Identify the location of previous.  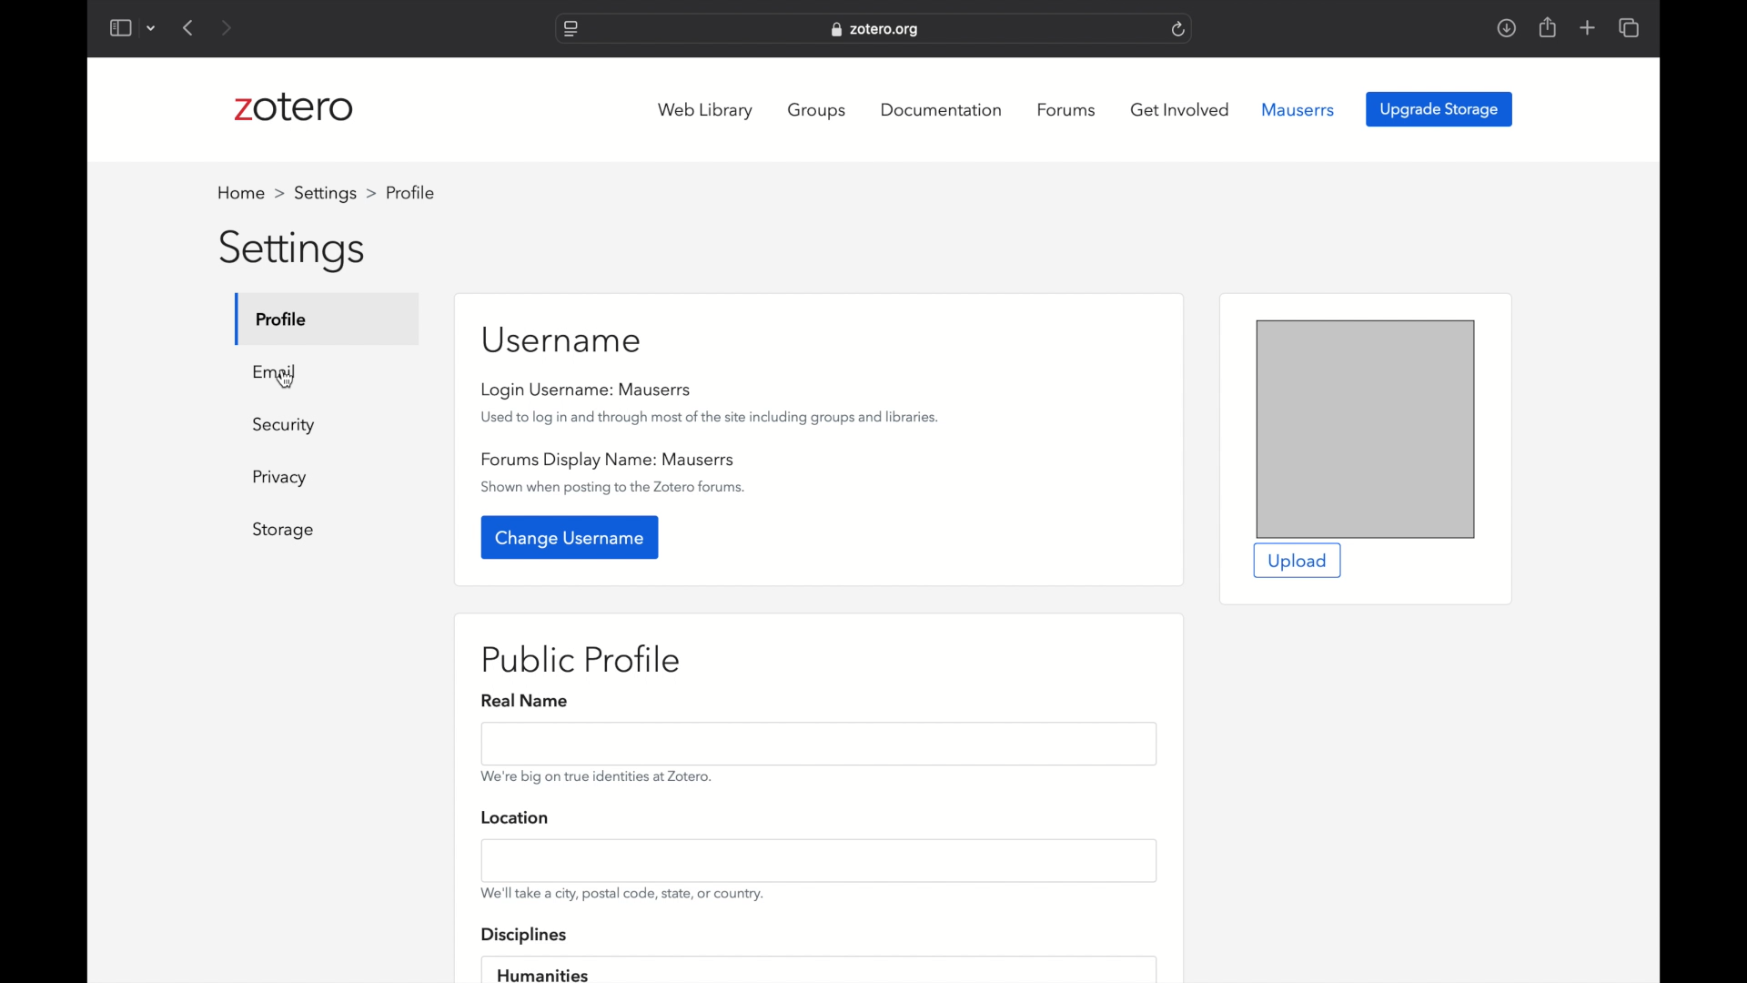
(190, 28).